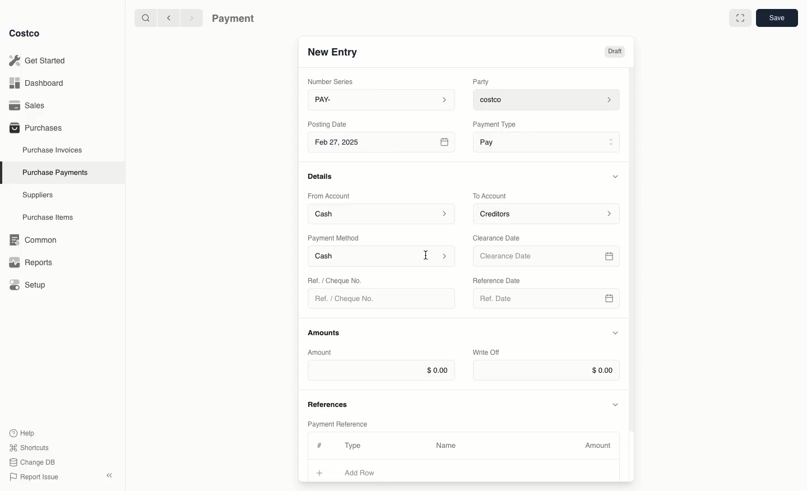 The image size is (807, 491). Describe the element at coordinates (31, 105) in the screenshot. I see `Sales` at that location.